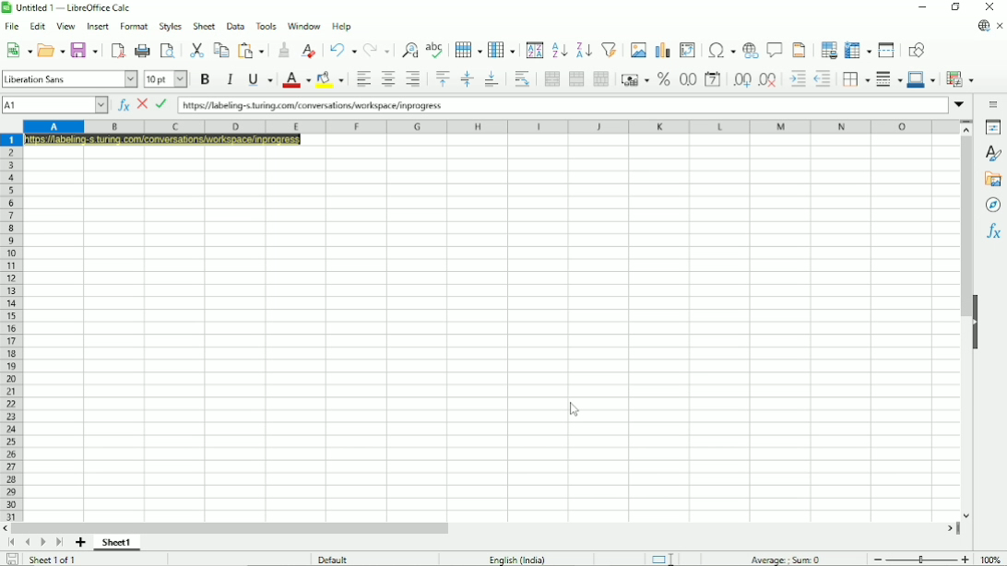 The height and width of the screenshot is (566, 1007). What do you see at coordinates (634, 80) in the screenshot?
I see `Format as currency` at bounding box center [634, 80].